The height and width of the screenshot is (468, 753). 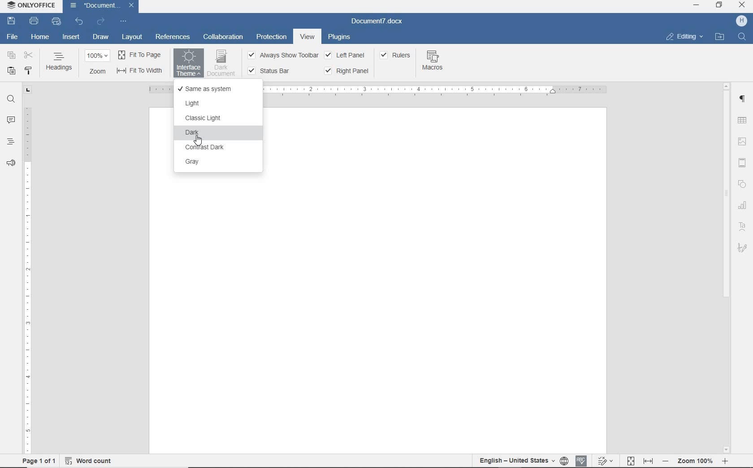 What do you see at coordinates (742, 162) in the screenshot?
I see `HEADER & FOOTER` at bounding box center [742, 162].